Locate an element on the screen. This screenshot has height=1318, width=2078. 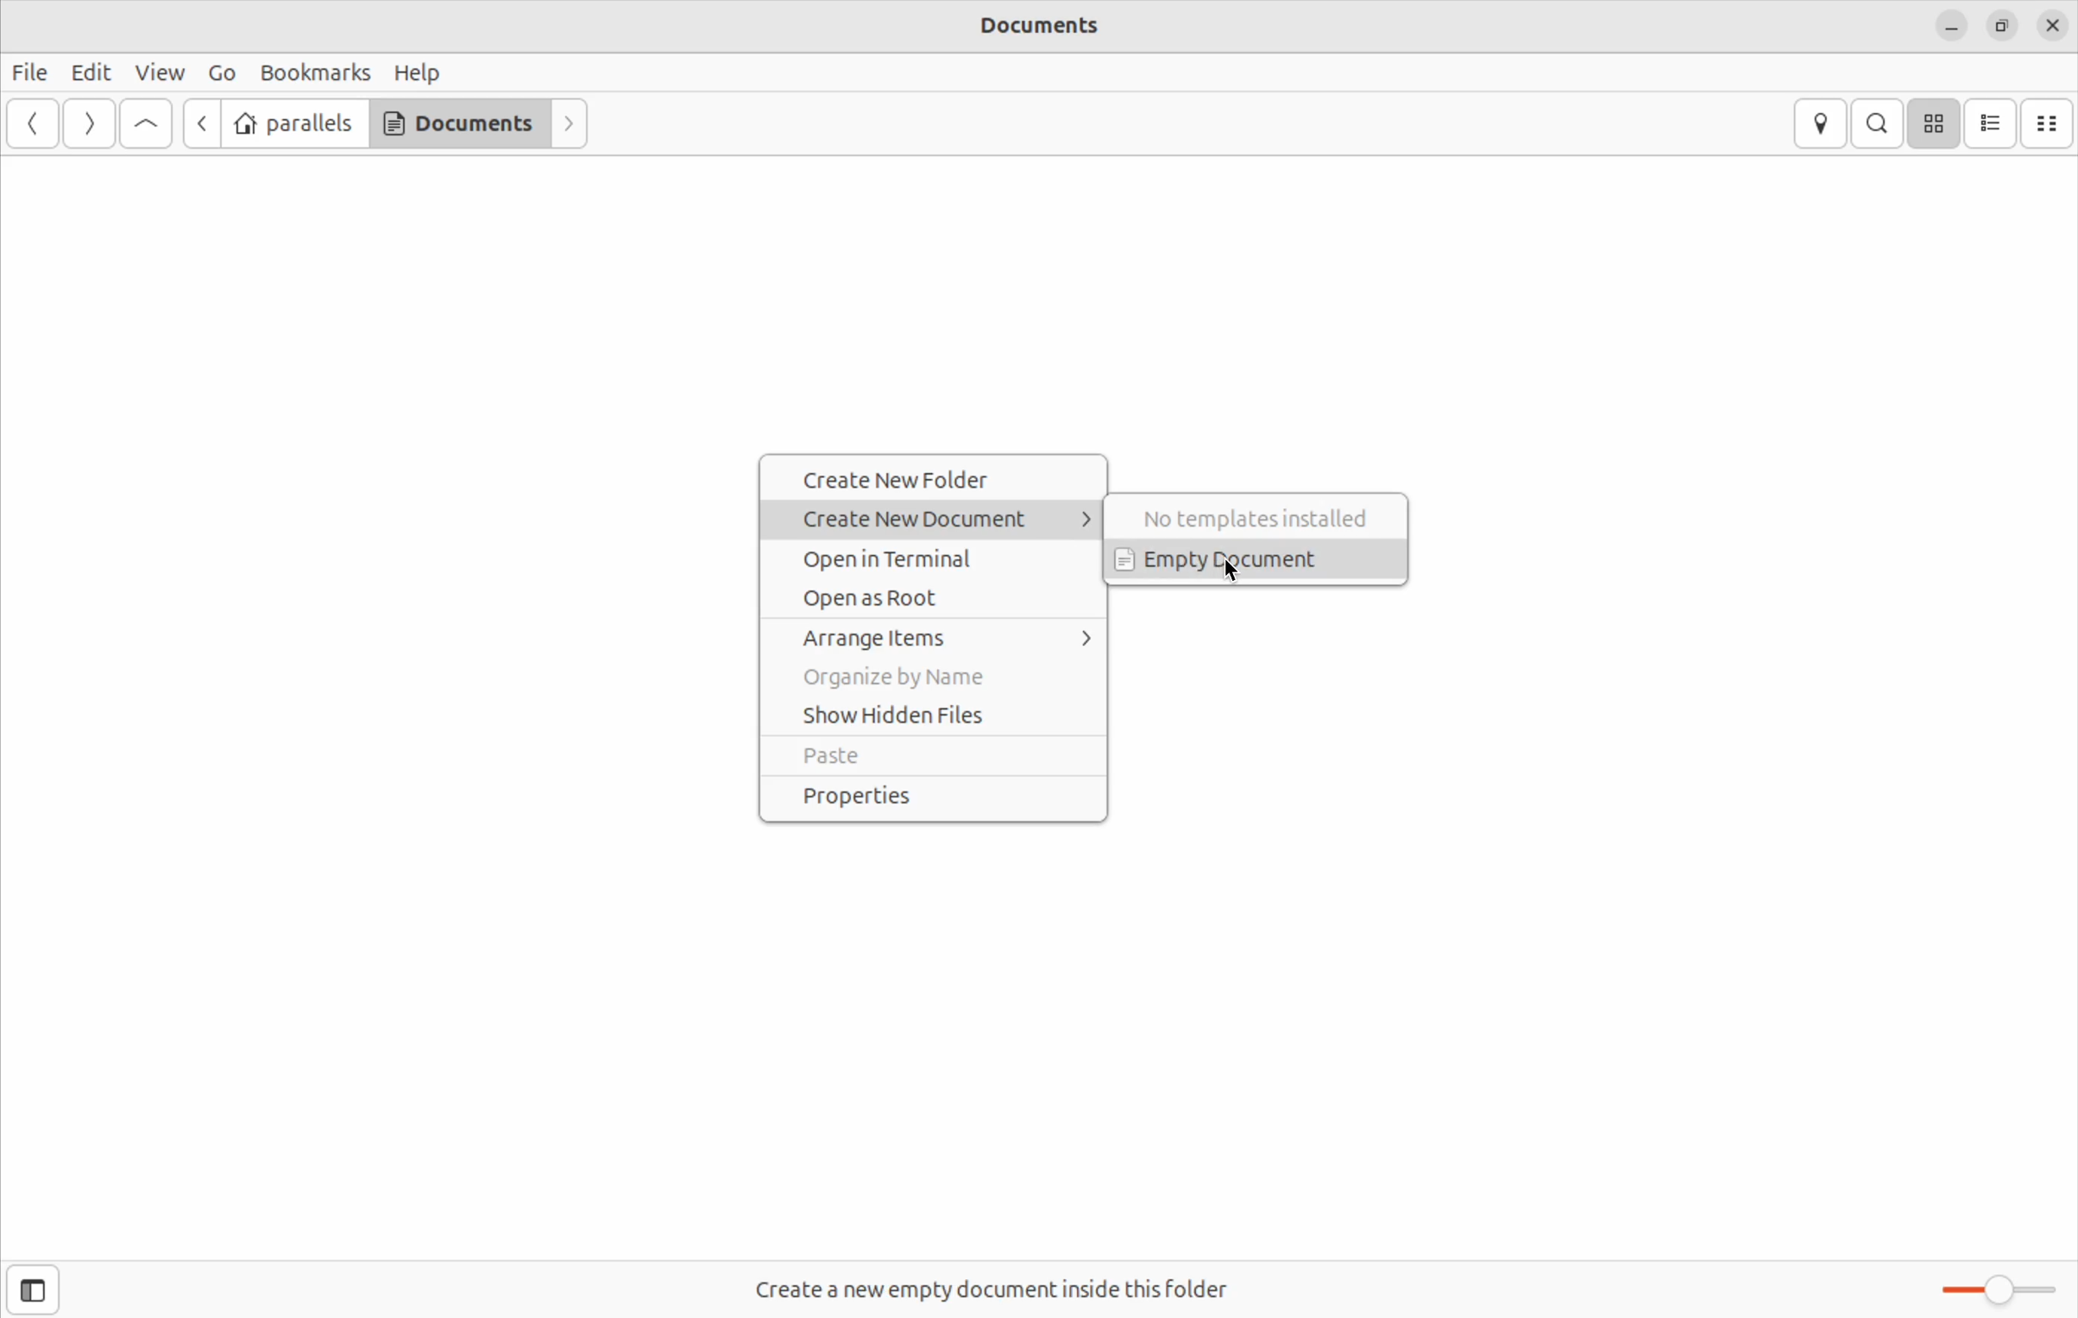
paste is located at coordinates (929, 757).